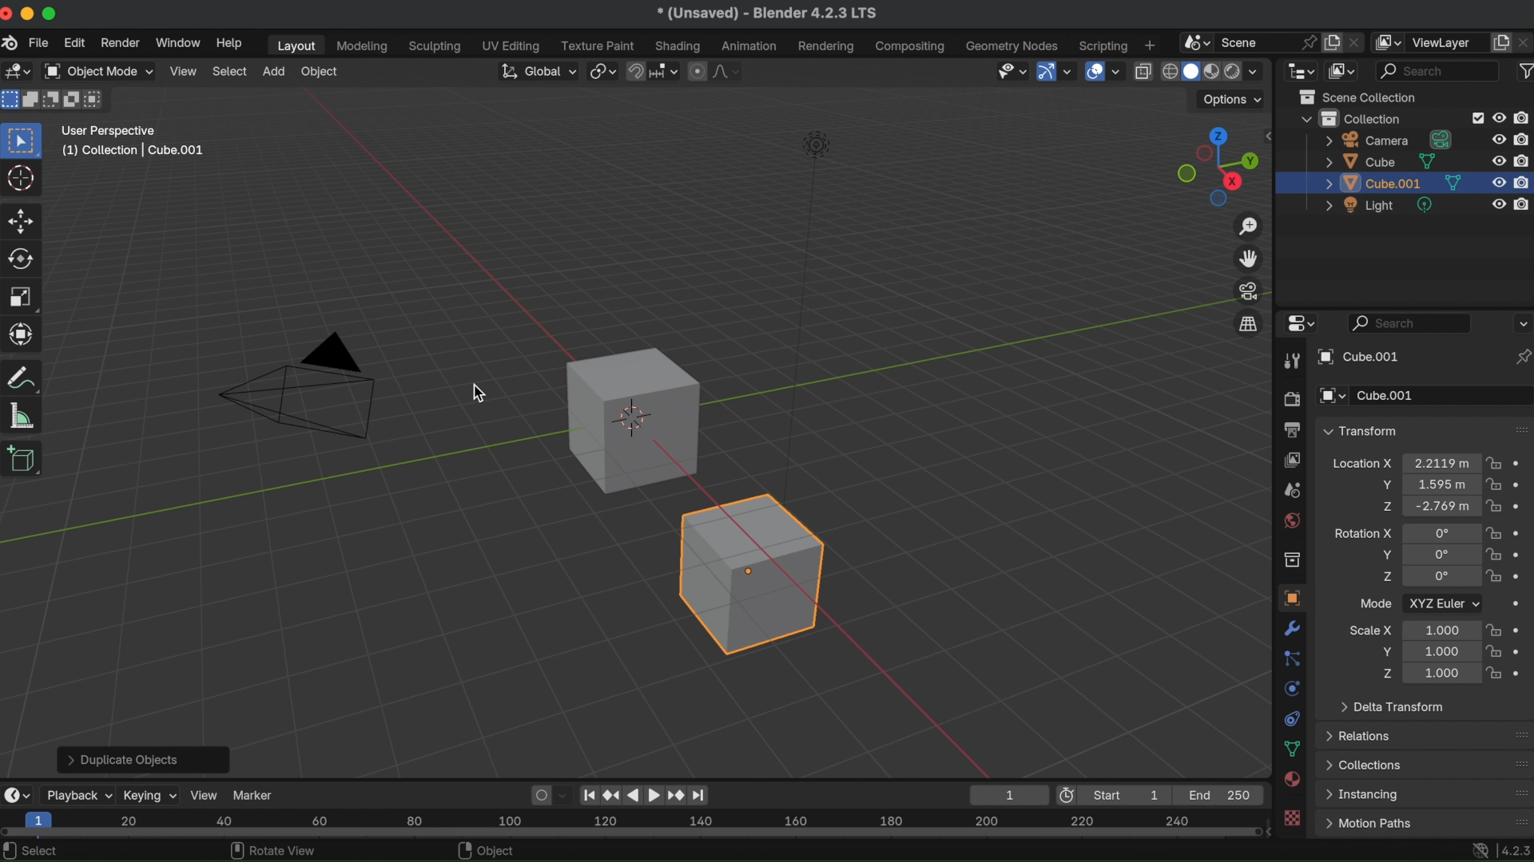 This screenshot has height=862, width=1534. I want to click on animate property, so click(1519, 629).